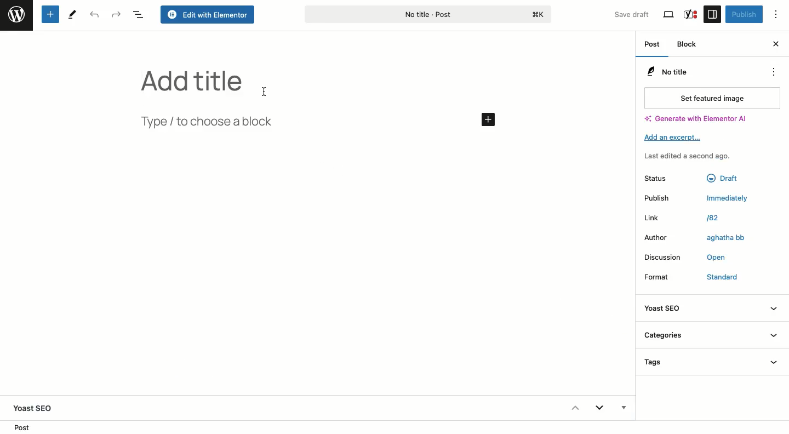  Describe the element at coordinates (574, 408) in the screenshot. I see `Collapse` at that location.